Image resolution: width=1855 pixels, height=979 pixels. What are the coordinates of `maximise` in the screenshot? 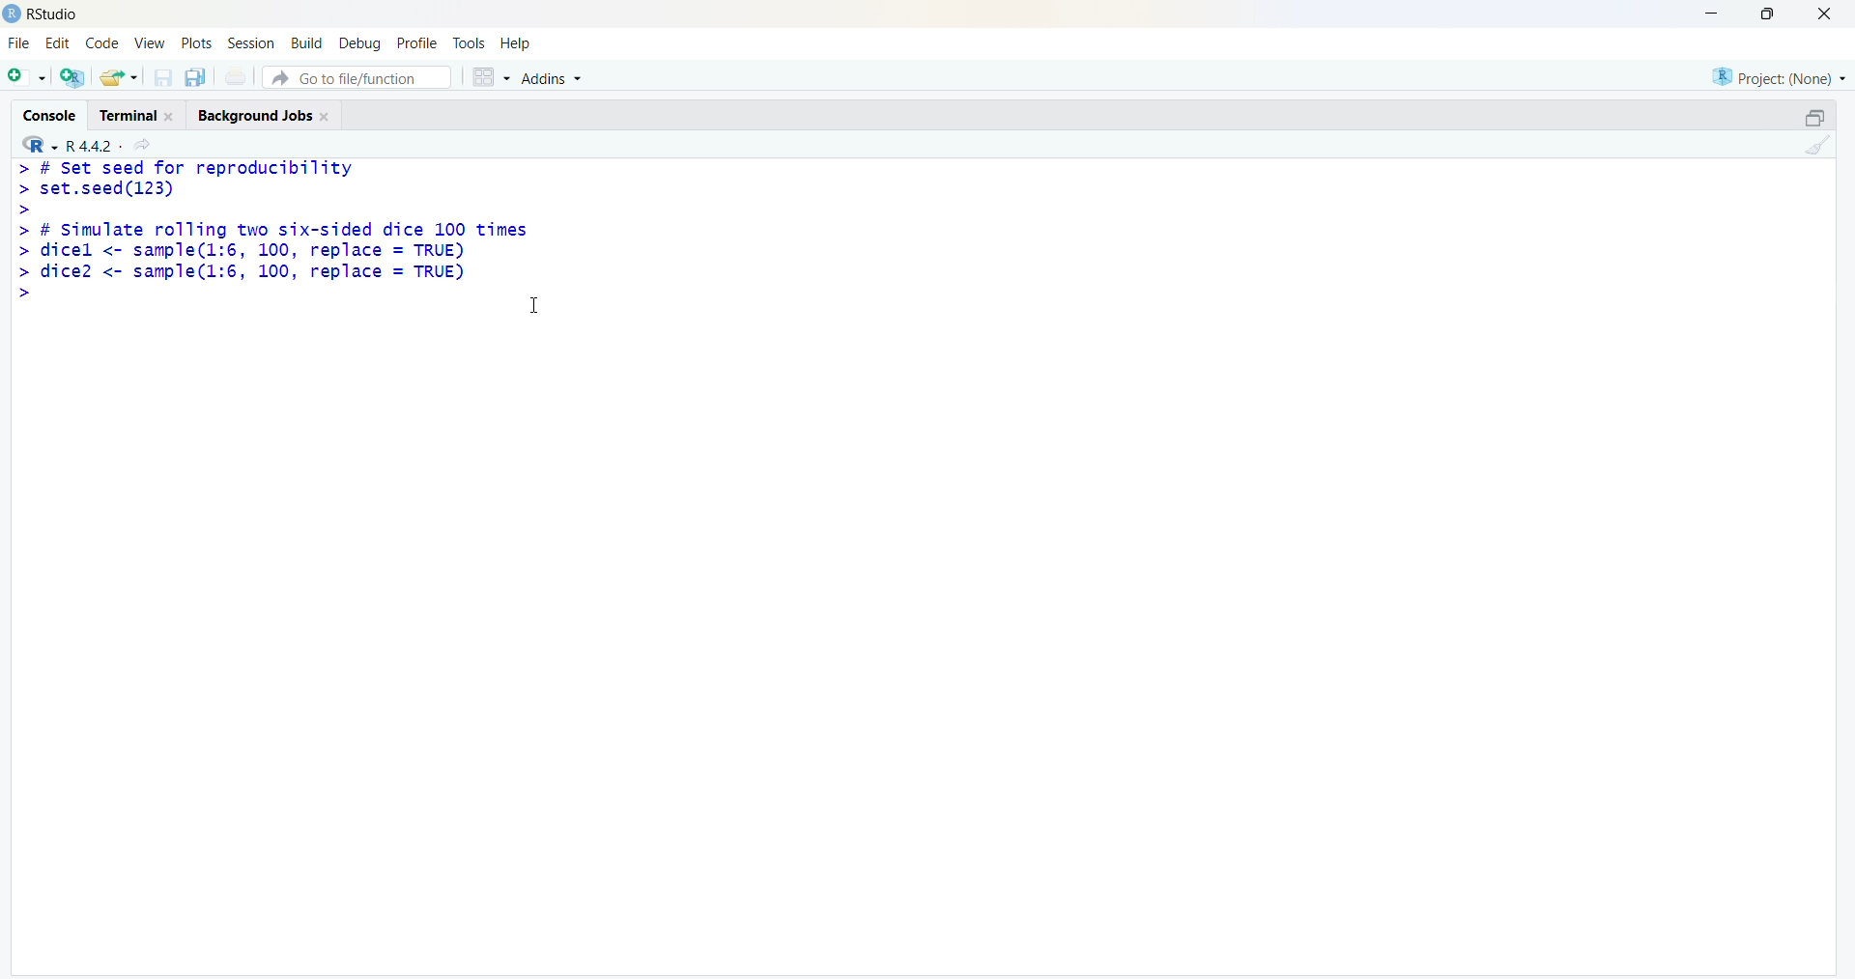 It's located at (1773, 14).